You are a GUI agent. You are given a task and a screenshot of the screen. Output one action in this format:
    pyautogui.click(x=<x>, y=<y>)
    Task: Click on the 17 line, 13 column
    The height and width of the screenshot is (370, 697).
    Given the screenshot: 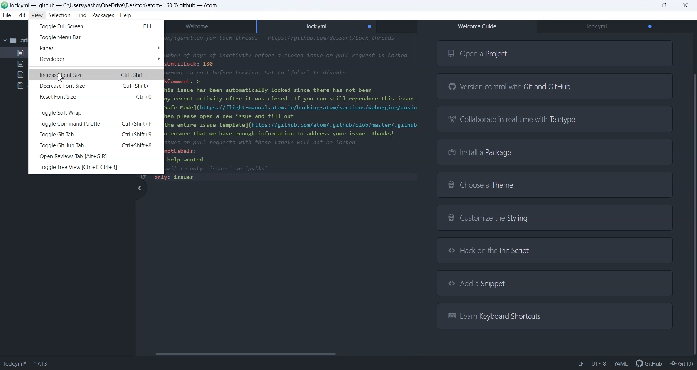 What is the action you would take?
    pyautogui.click(x=41, y=364)
    